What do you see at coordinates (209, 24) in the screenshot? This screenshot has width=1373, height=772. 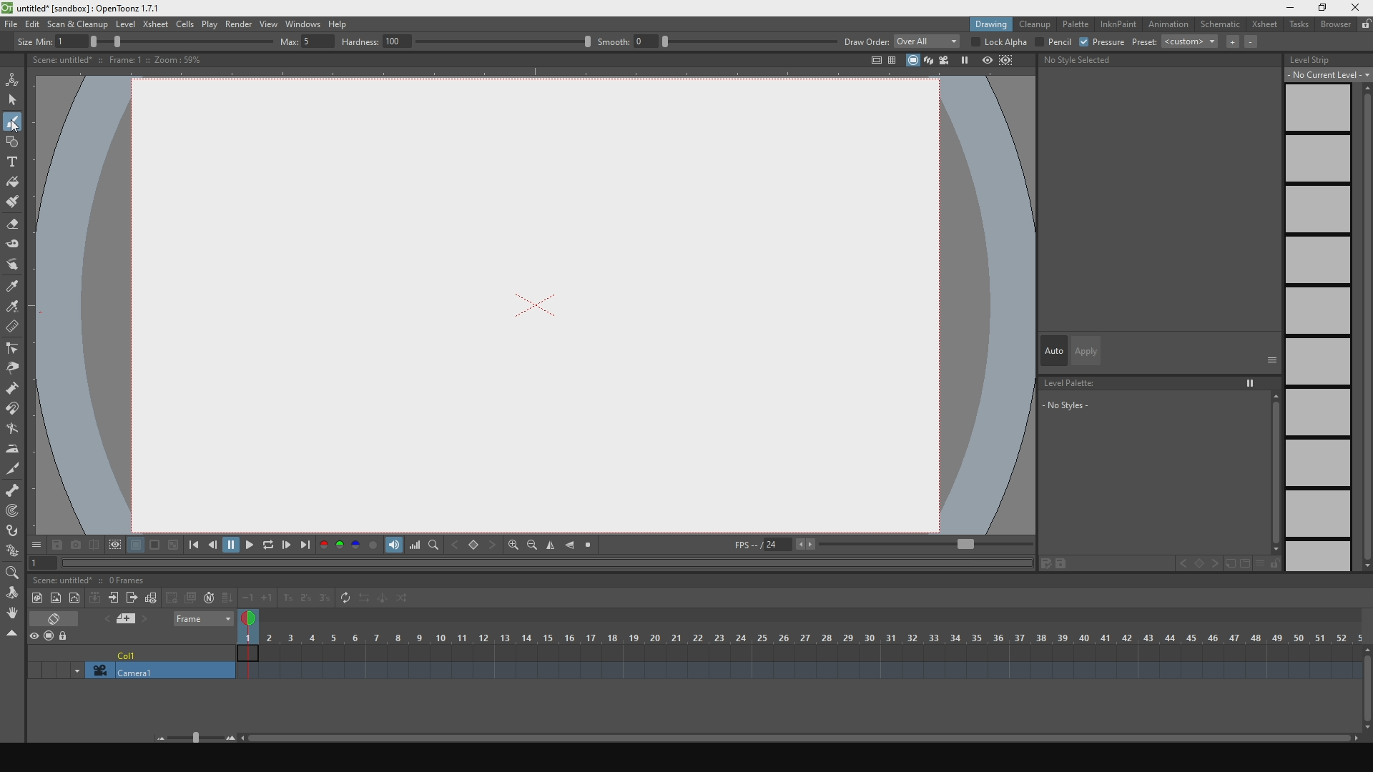 I see `plat` at bounding box center [209, 24].